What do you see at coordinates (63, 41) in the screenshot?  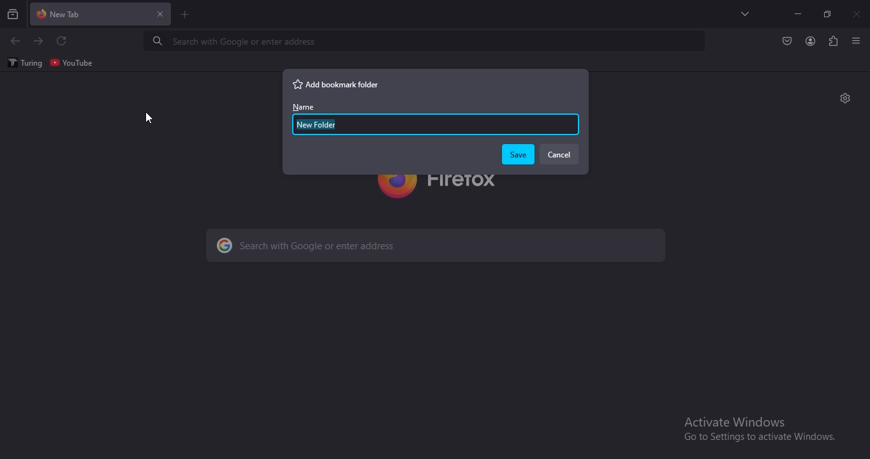 I see `refresh` at bounding box center [63, 41].